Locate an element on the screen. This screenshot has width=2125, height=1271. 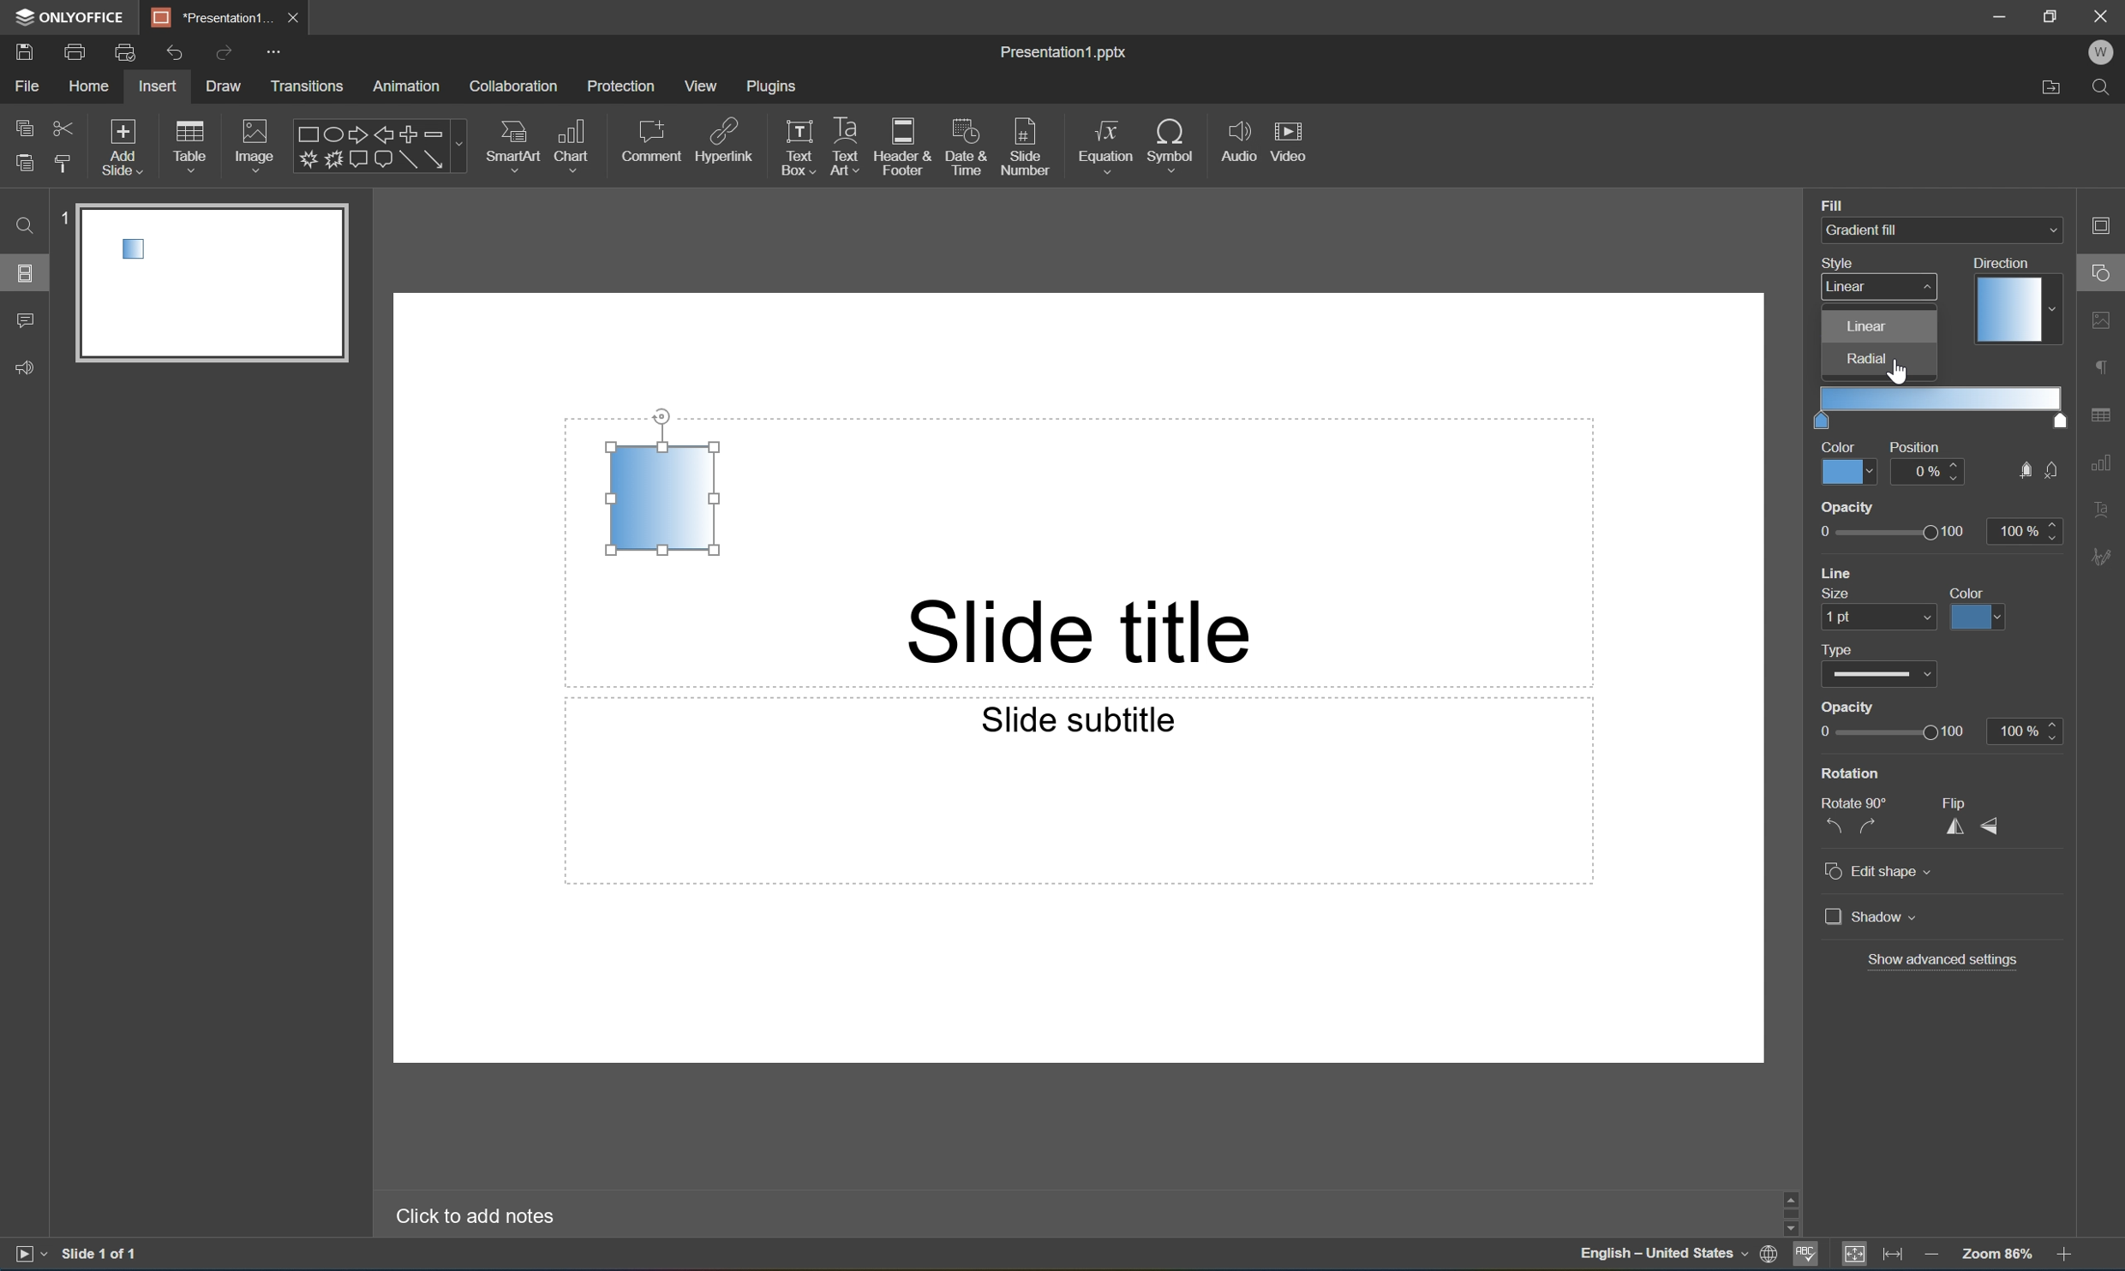
Insert is located at coordinates (157, 87).